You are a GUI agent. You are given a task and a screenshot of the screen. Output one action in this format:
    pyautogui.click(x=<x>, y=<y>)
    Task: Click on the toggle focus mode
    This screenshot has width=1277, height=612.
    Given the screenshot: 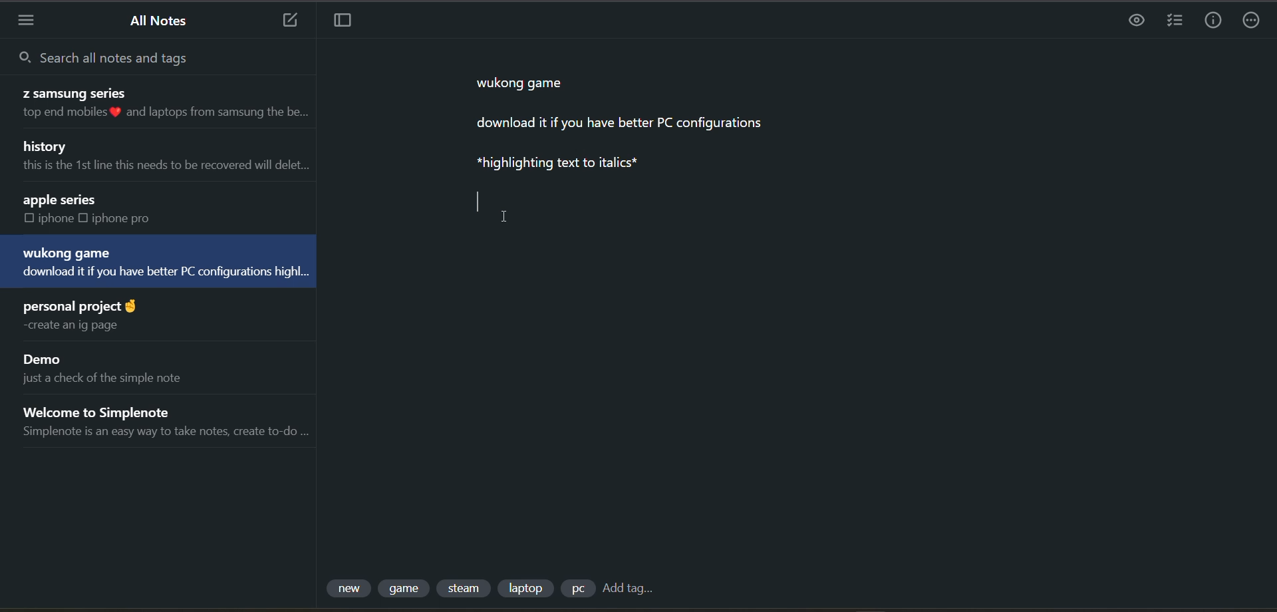 What is the action you would take?
    pyautogui.click(x=345, y=23)
    